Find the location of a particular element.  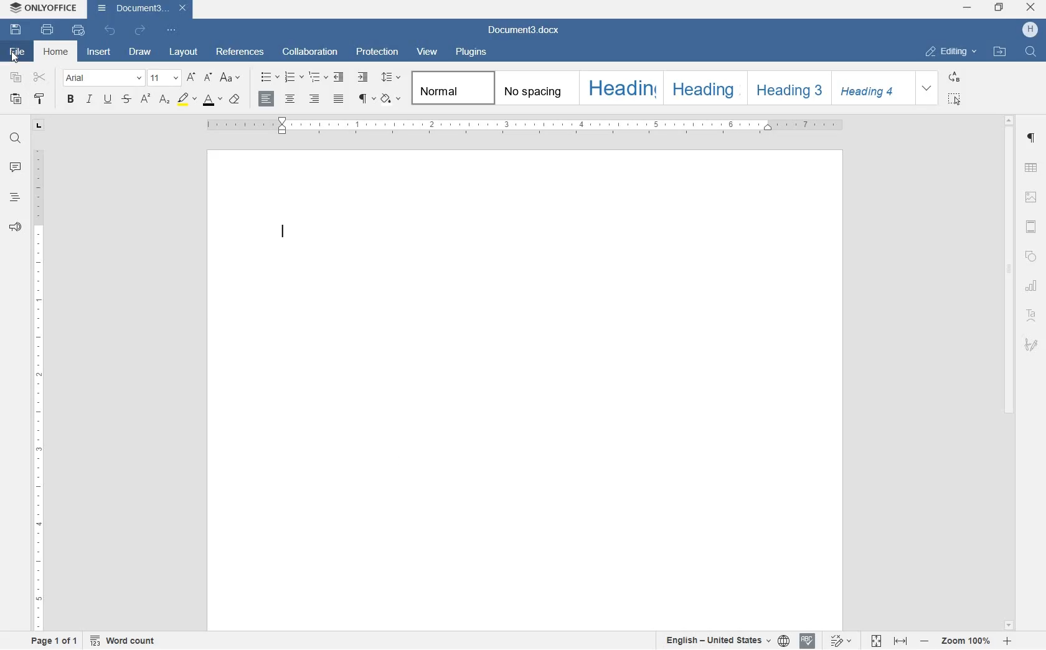

references is located at coordinates (241, 53).